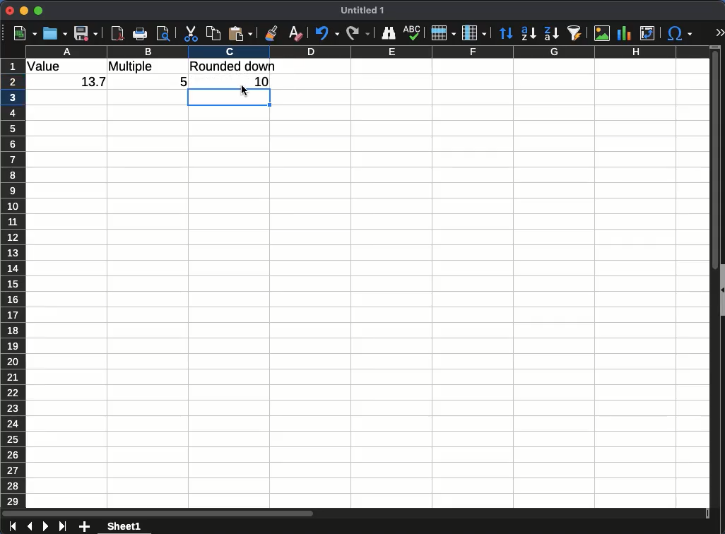 Image resolution: width=725 pixels, height=534 pixels. Describe the element at coordinates (40, 11) in the screenshot. I see `maximize` at that location.